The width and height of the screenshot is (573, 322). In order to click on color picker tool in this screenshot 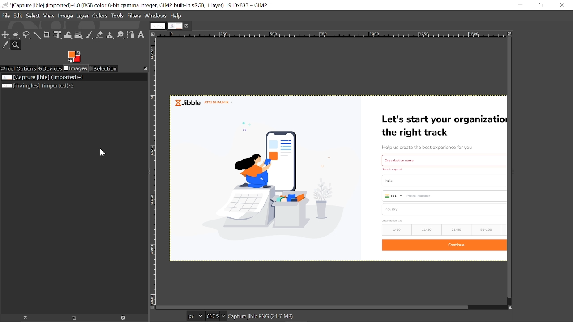, I will do `click(5, 45)`.